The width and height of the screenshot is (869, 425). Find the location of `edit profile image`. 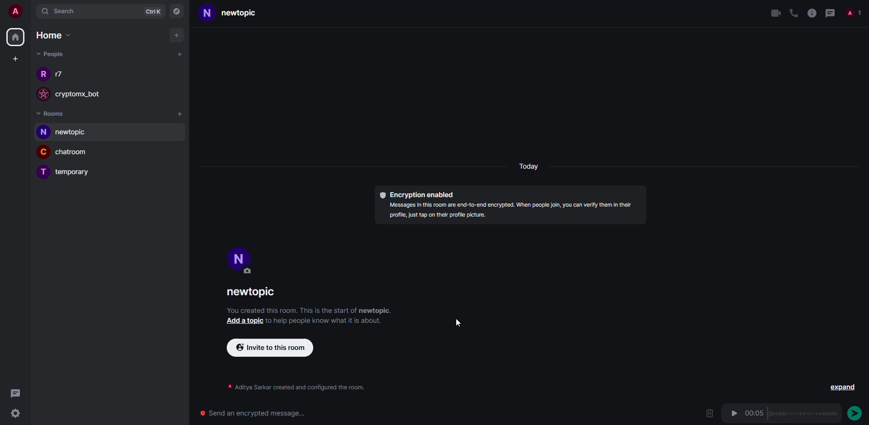

edit profile image is located at coordinates (251, 273).